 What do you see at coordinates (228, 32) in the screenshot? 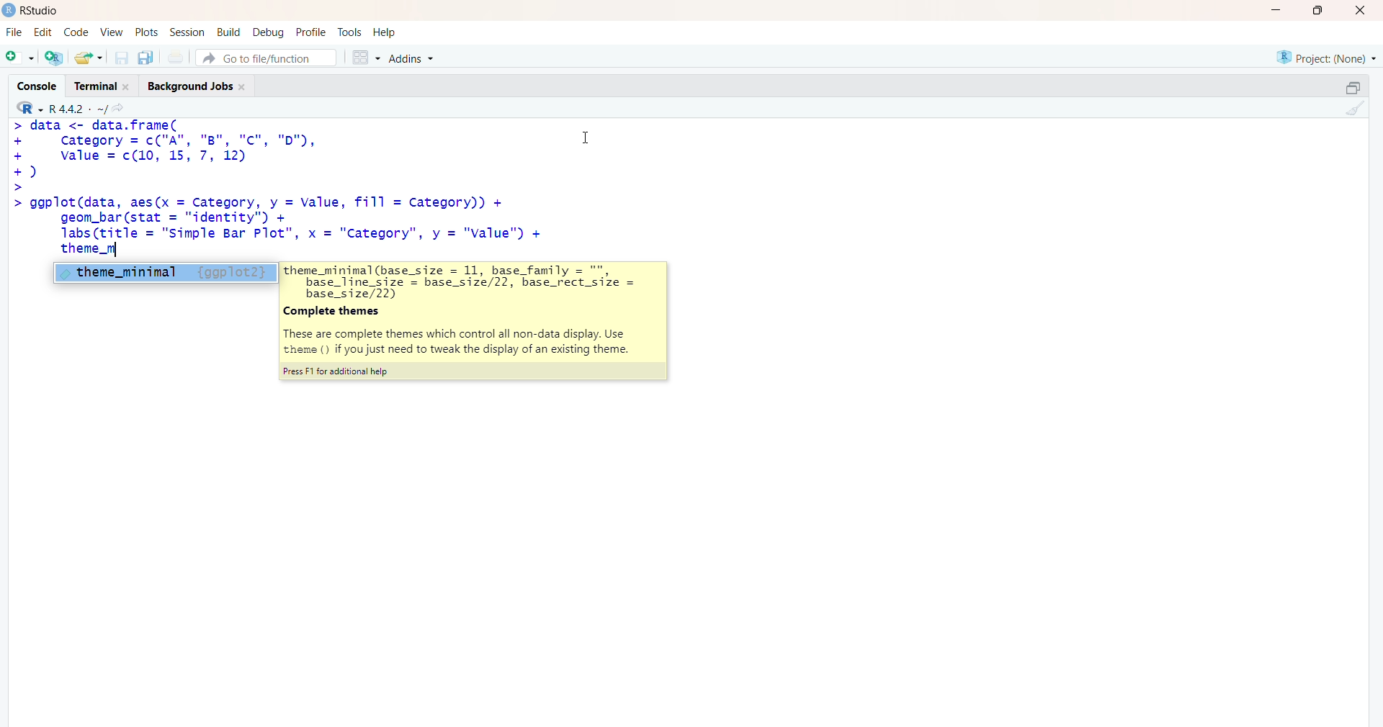
I see `build` at bounding box center [228, 32].